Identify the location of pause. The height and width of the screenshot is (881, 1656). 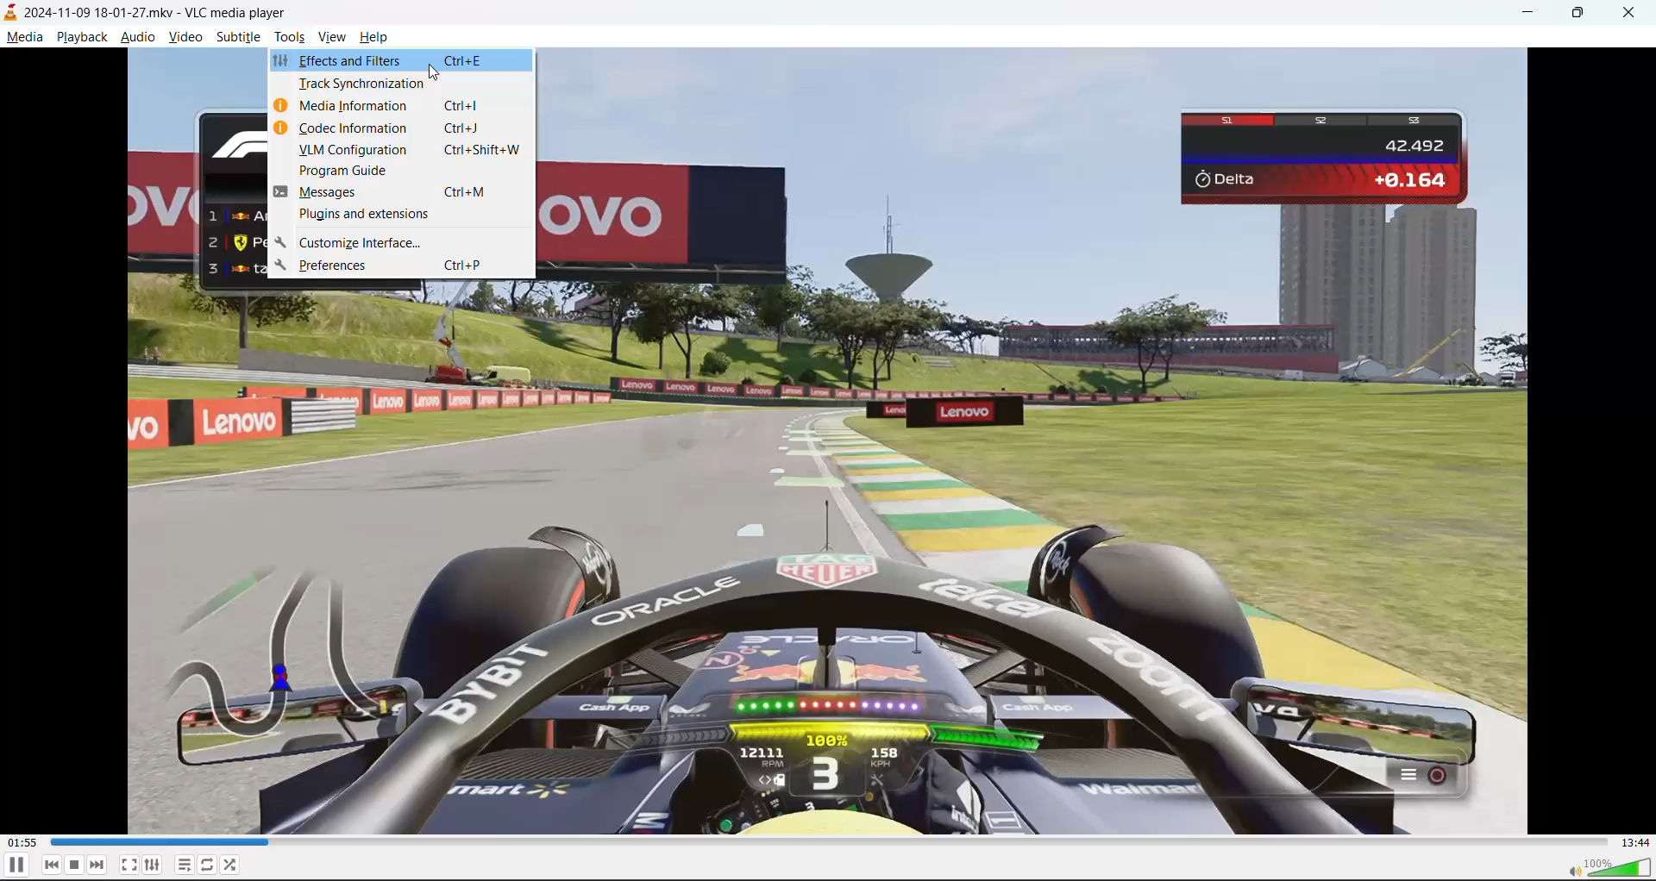
(16, 866).